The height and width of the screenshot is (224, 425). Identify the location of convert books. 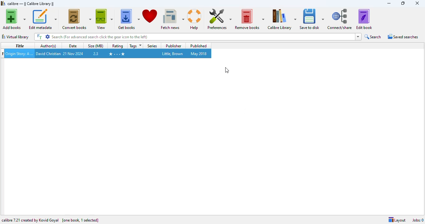
(76, 19).